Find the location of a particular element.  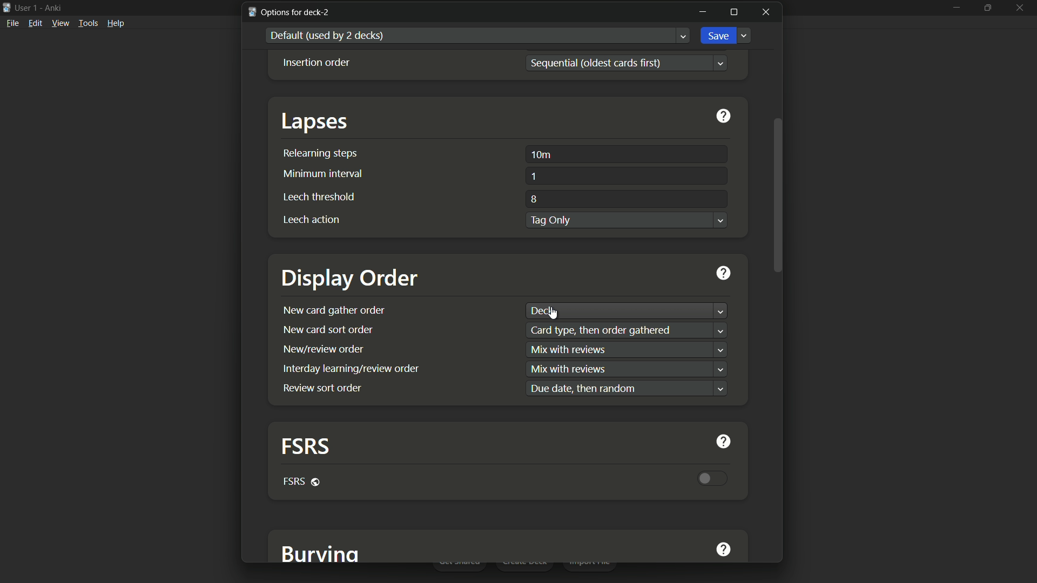

review sort order is located at coordinates (322, 387).